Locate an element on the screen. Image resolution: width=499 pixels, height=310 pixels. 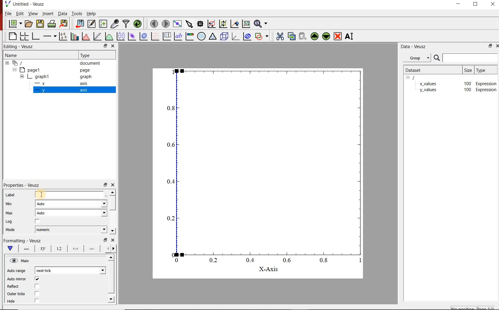
—x is located at coordinates (41, 83).